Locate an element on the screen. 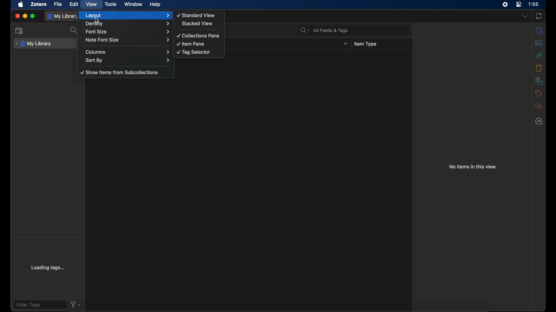  abstracts is located at coordinates (538, 43).